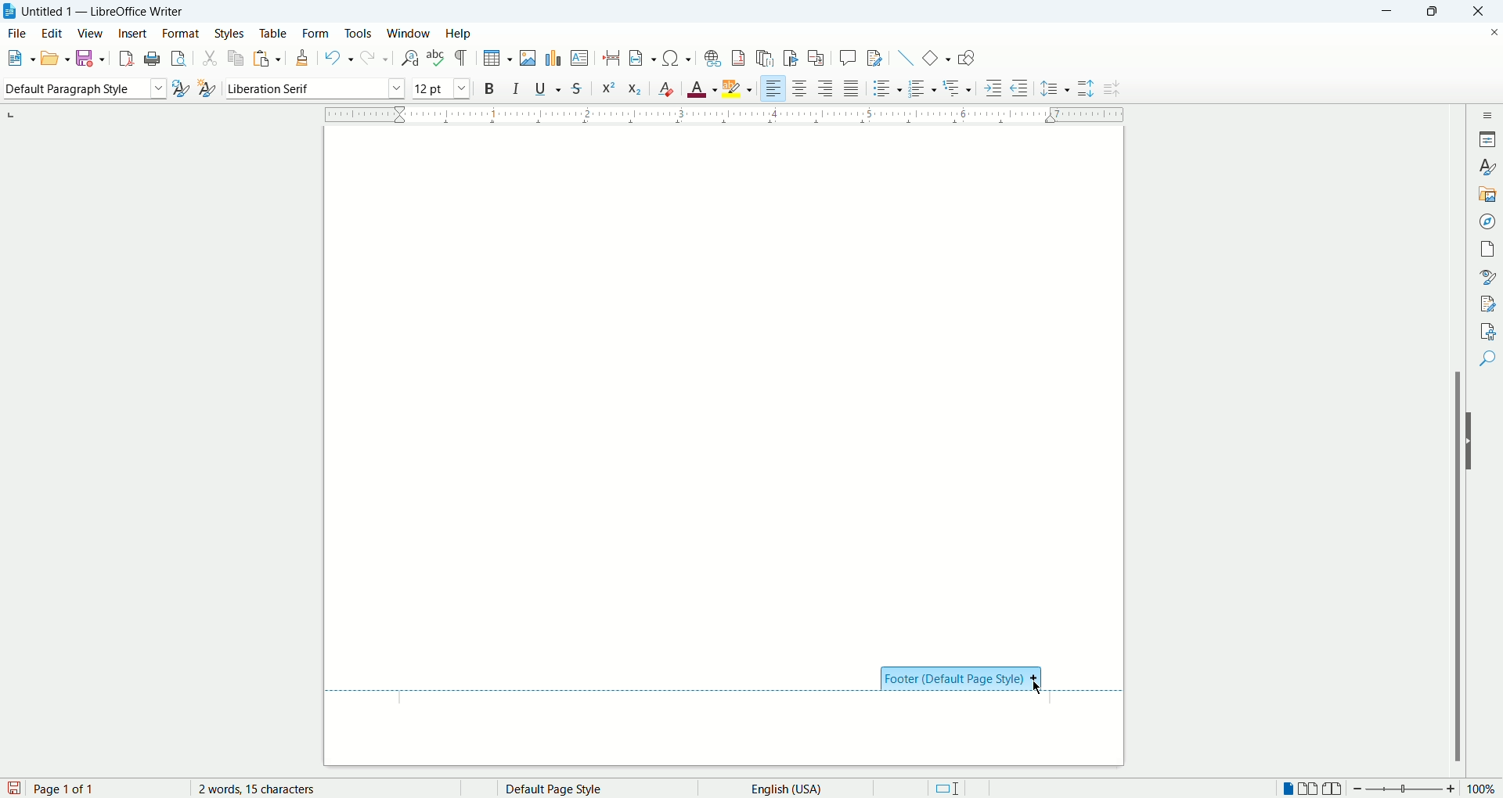 Image resolution: width=1503 pixels, height=798 pixels. I want to click on ordered list, so click(924, 89).